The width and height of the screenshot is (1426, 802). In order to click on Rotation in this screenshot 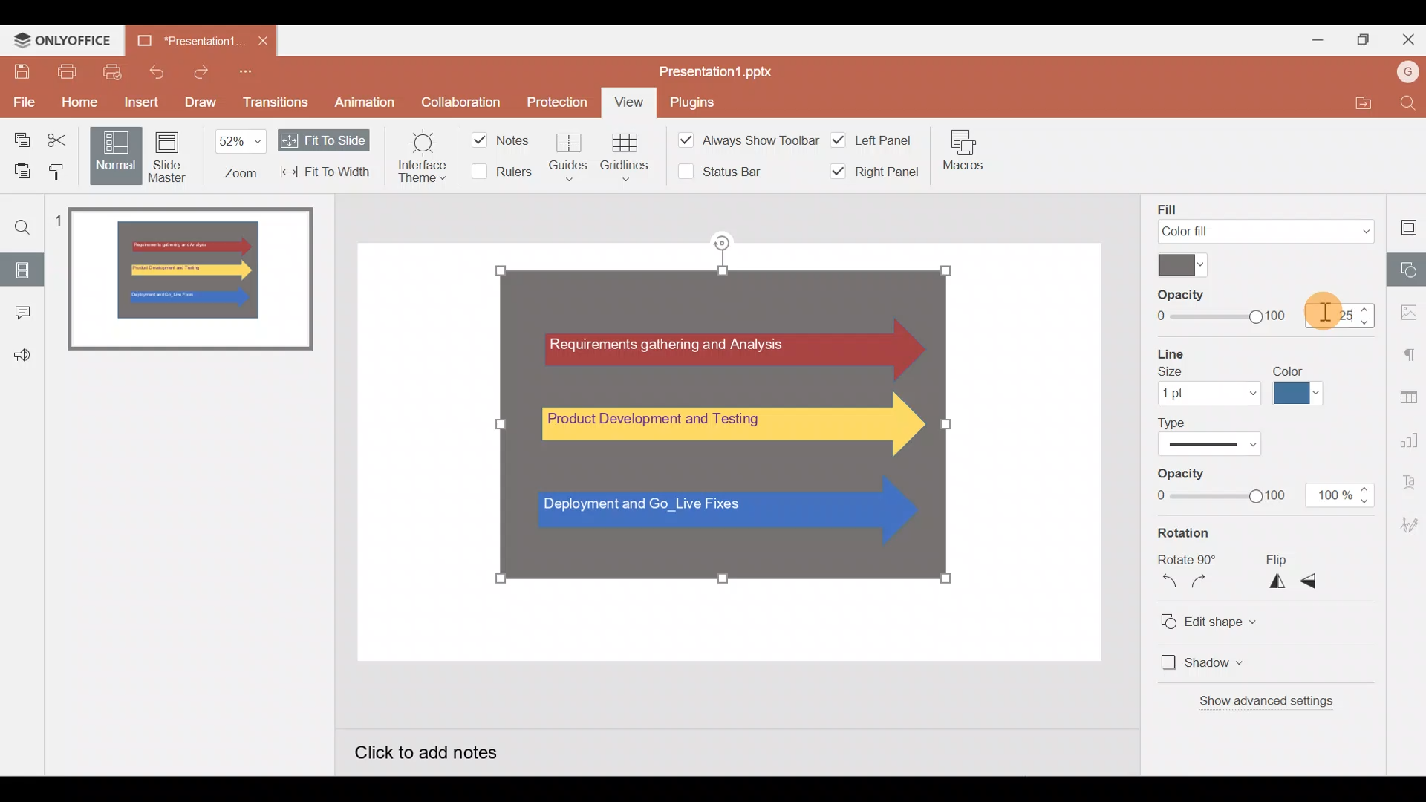, I will do `click(1205, 535)`.